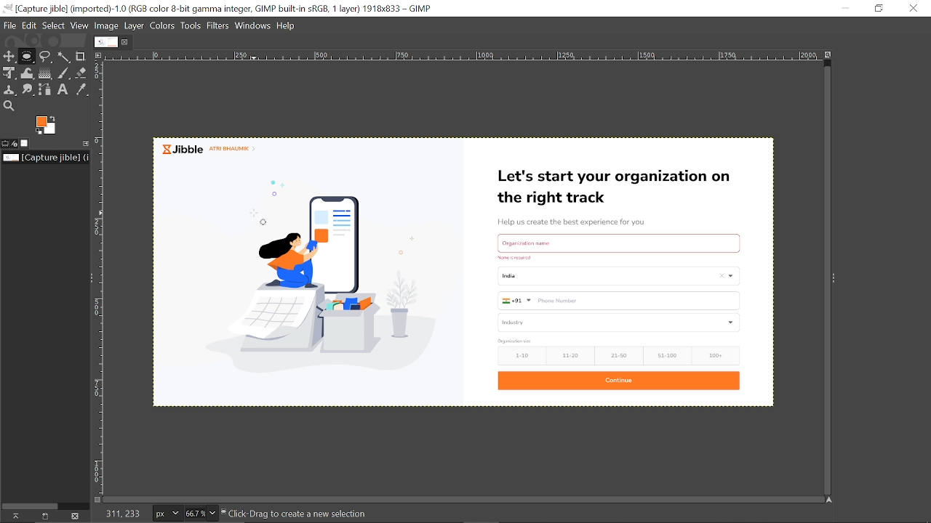 The width and height of the screenshot is (931, 523). What do you see at coordinates (54, 25) in the screenshot?
I see `Select` at bounding box center [54, 25].